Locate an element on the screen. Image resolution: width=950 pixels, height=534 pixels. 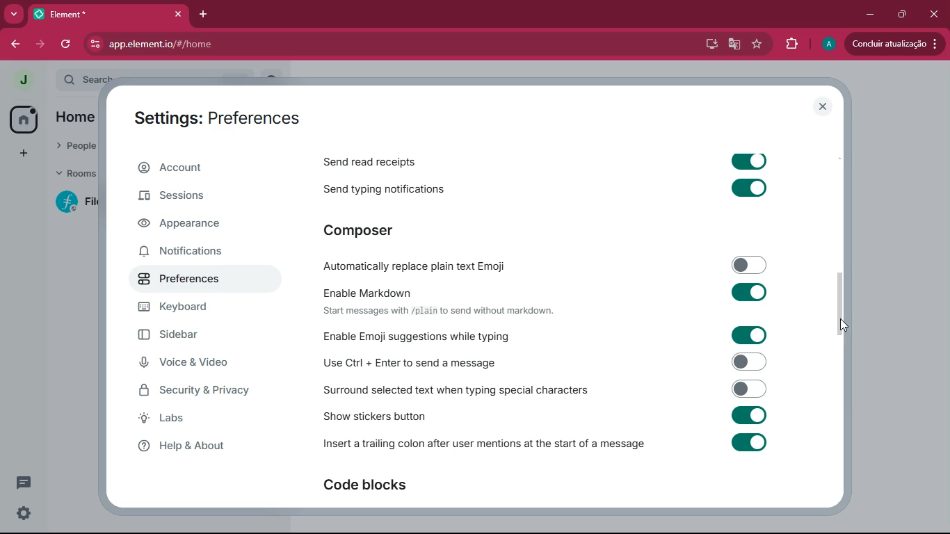
‘Start messages with /plain to send without markdown. is located at coordinates (450, 312).